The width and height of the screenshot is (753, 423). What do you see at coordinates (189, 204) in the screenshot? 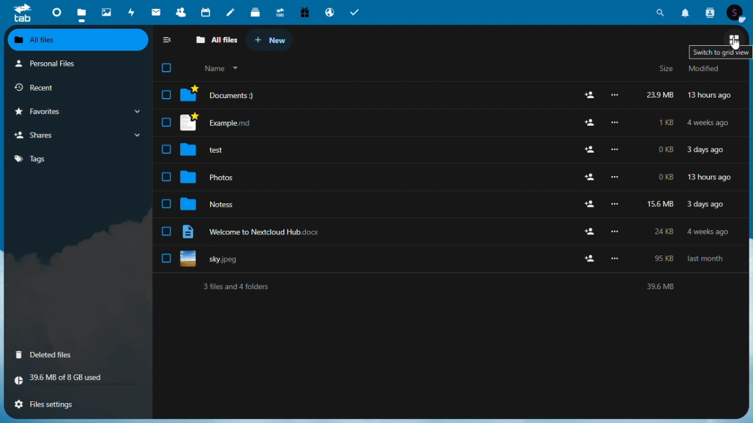
I see `folder` at bounding box center [189, 204].